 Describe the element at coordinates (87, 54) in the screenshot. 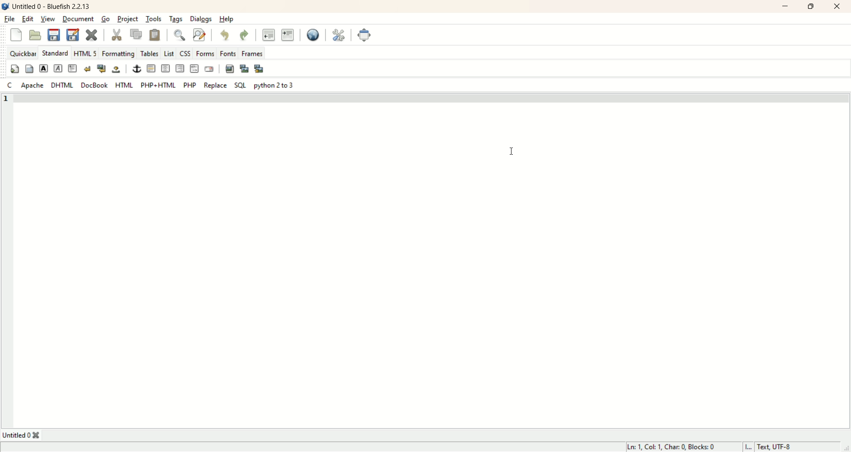

I see `HTML 5` at that location.